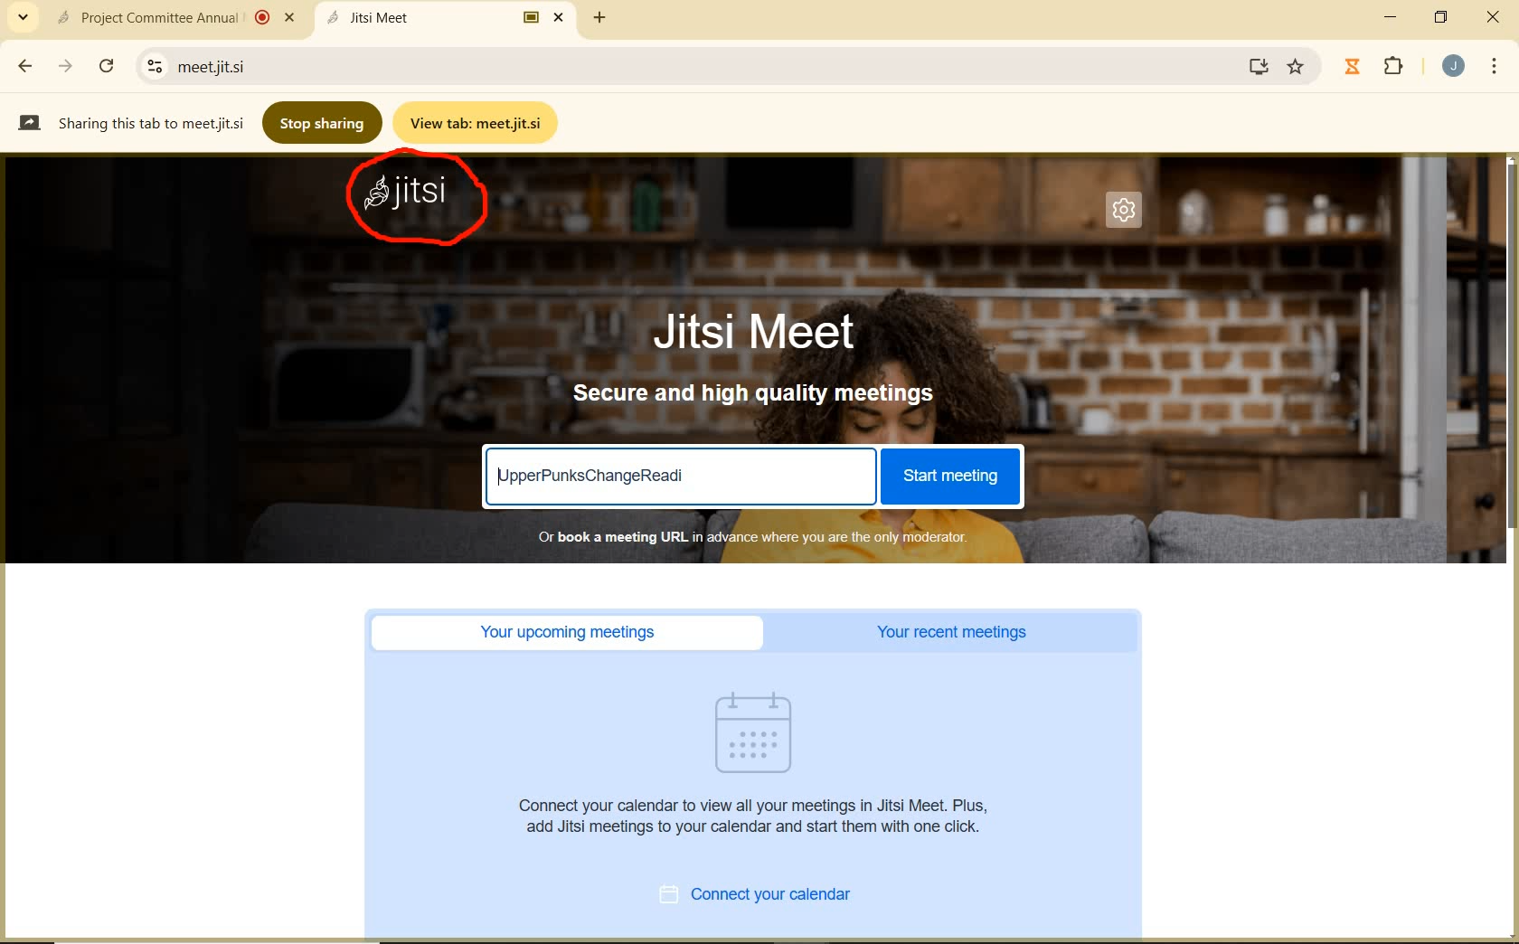 Image resolution: width=1519 pixels, height=944 pixels. What do you see at coordinates (68, 66) in the screenshot?
I see `FORWARD` at bounding box center [68, 66].